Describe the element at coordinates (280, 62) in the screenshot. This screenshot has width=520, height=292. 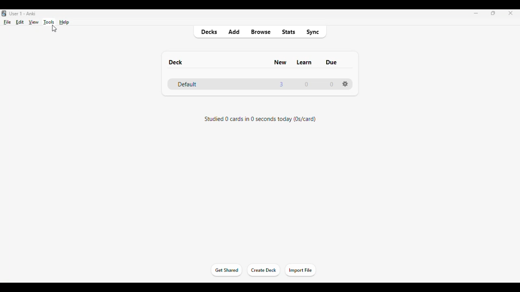
I see `new` at that location.